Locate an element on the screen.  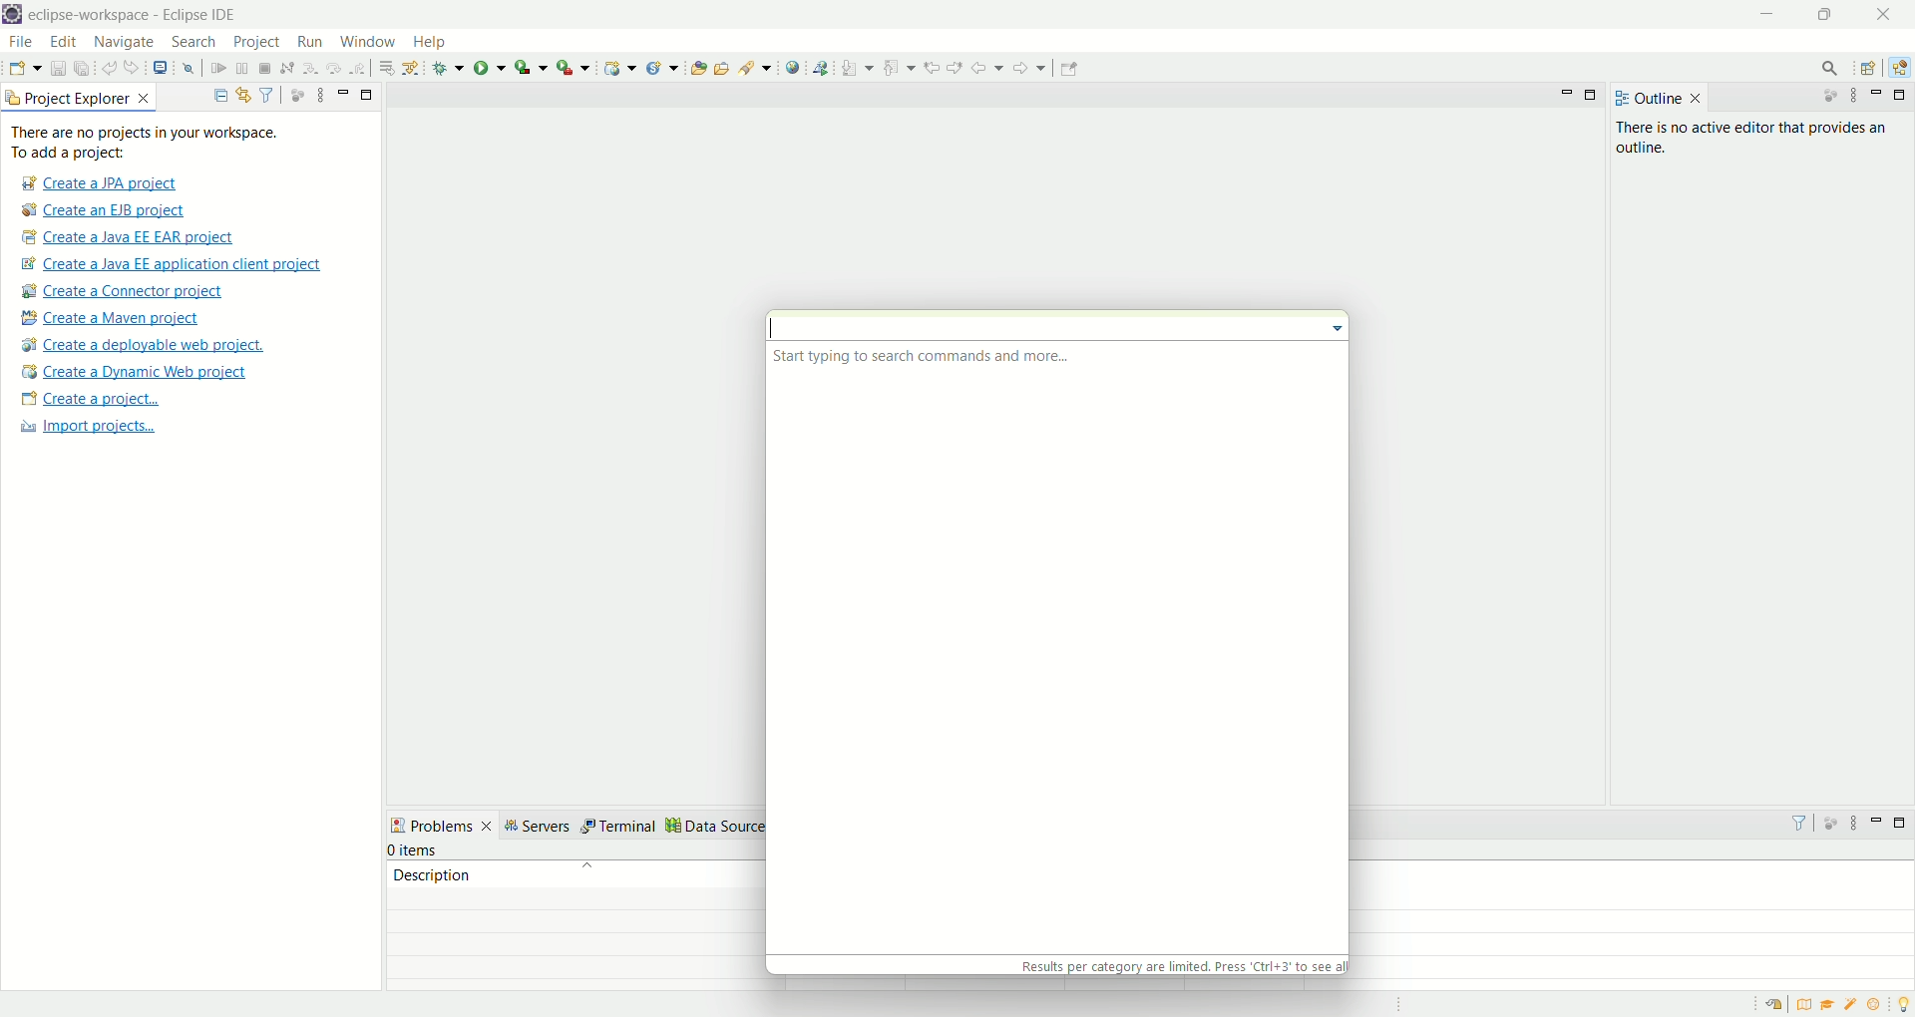
search is located at coordinates (755, 70).